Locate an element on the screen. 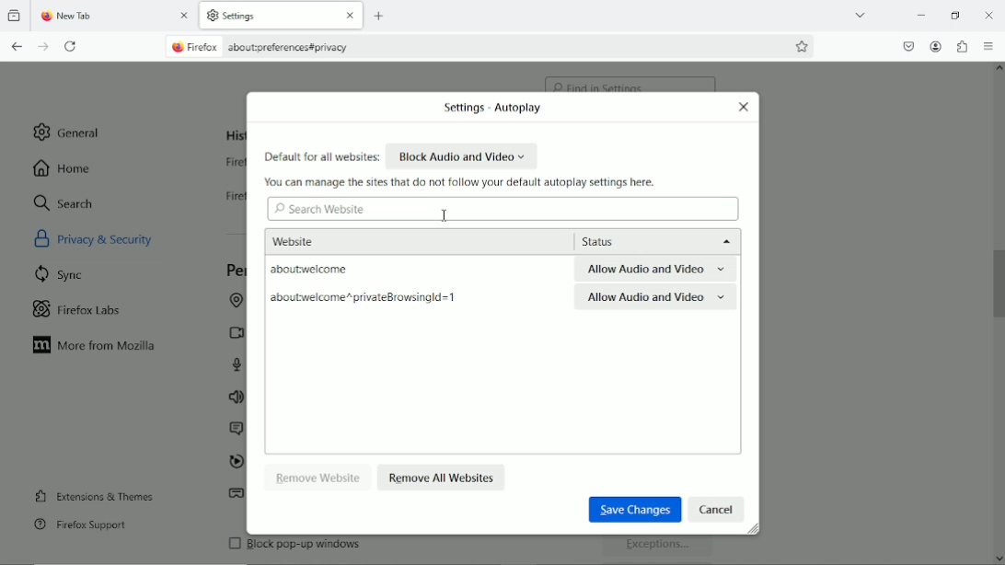  save to pocket is located at coordinates (907, 44).